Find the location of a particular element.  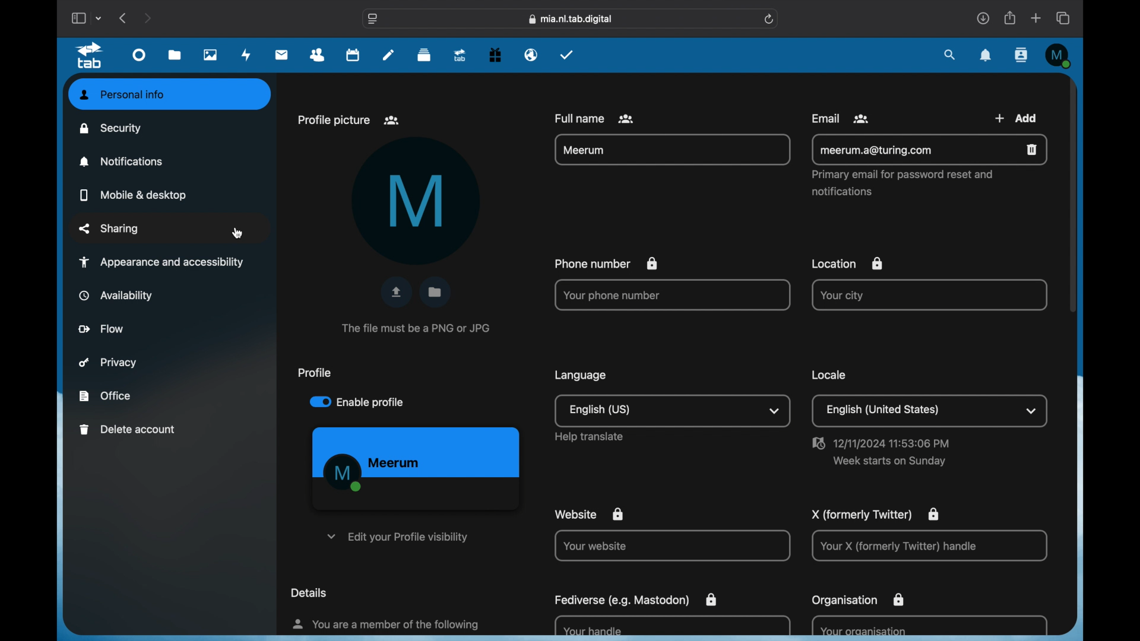

profile preview is located at coordinates (414, 468).